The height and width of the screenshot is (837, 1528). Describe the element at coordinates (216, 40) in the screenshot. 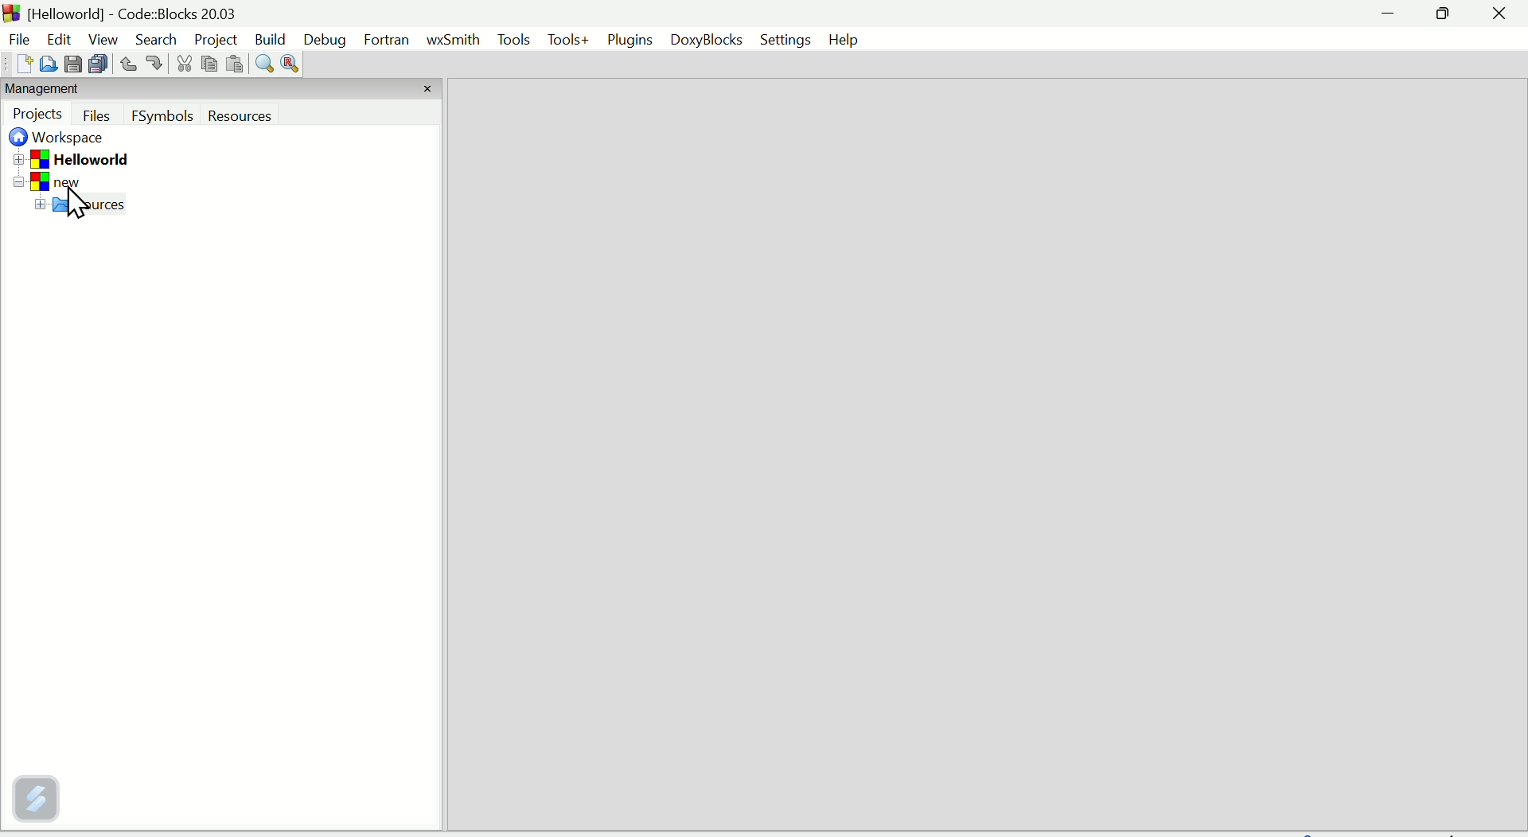

I see `Project` at that location.